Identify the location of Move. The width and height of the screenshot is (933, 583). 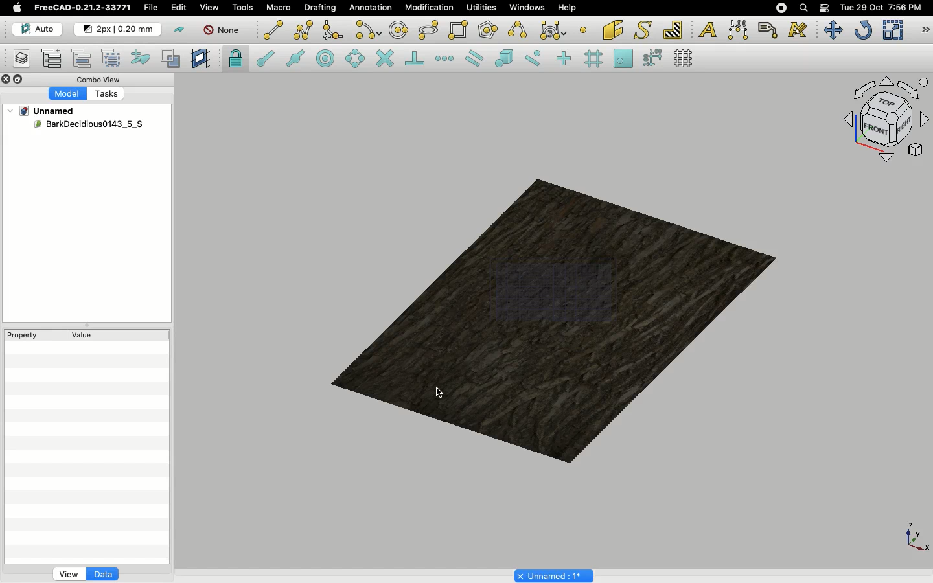
(833, 30).